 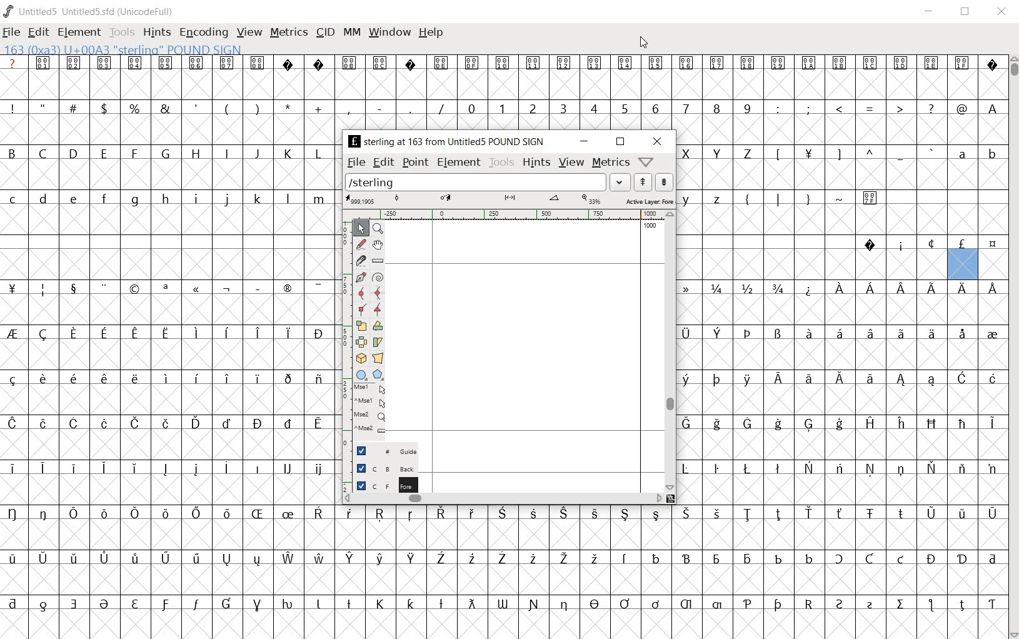 What do you see at coordinates (746, 423) in the screenshot?
I see `Symbol` at bounding box center [746, 423].